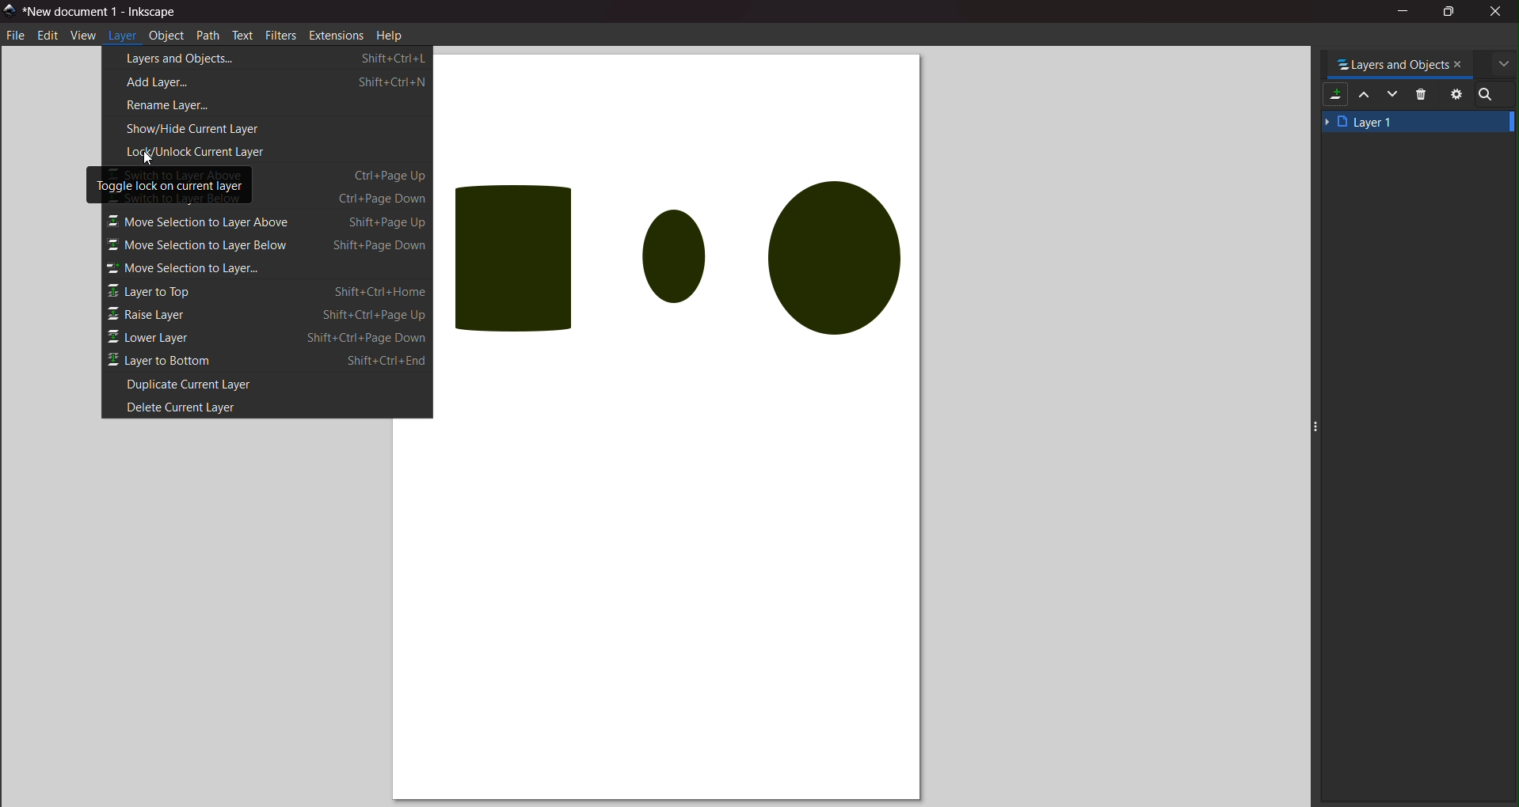  What do you see at coordinates (48, 35) in the screenshot?
I see `edit` at bounding box center [48, 35].